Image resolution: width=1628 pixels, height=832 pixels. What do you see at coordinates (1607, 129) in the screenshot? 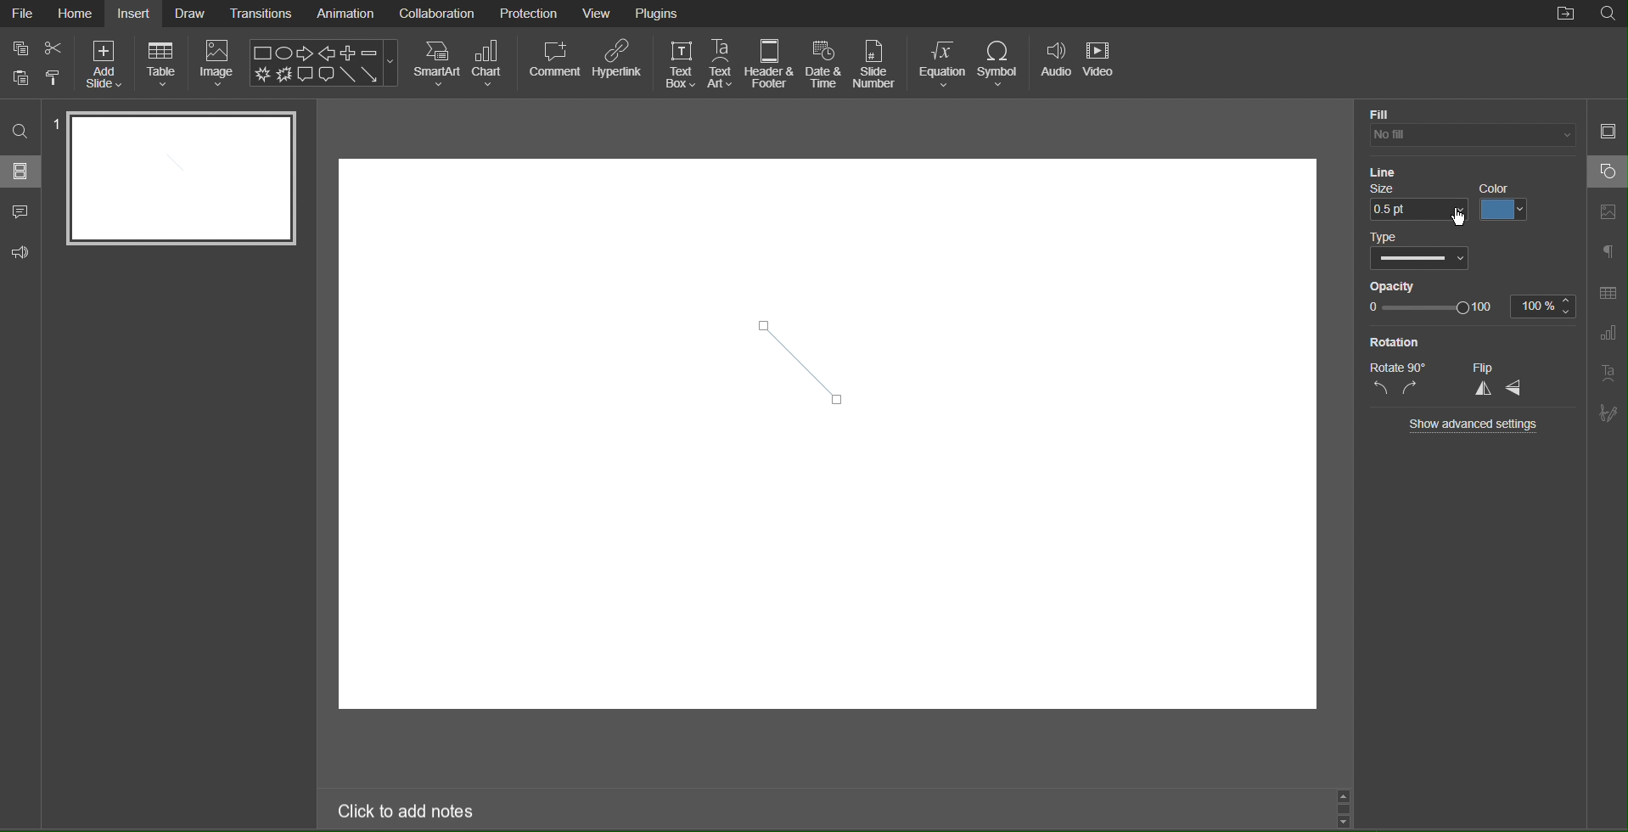
I see `Slide Settings` at bounding box center [1607, 129].